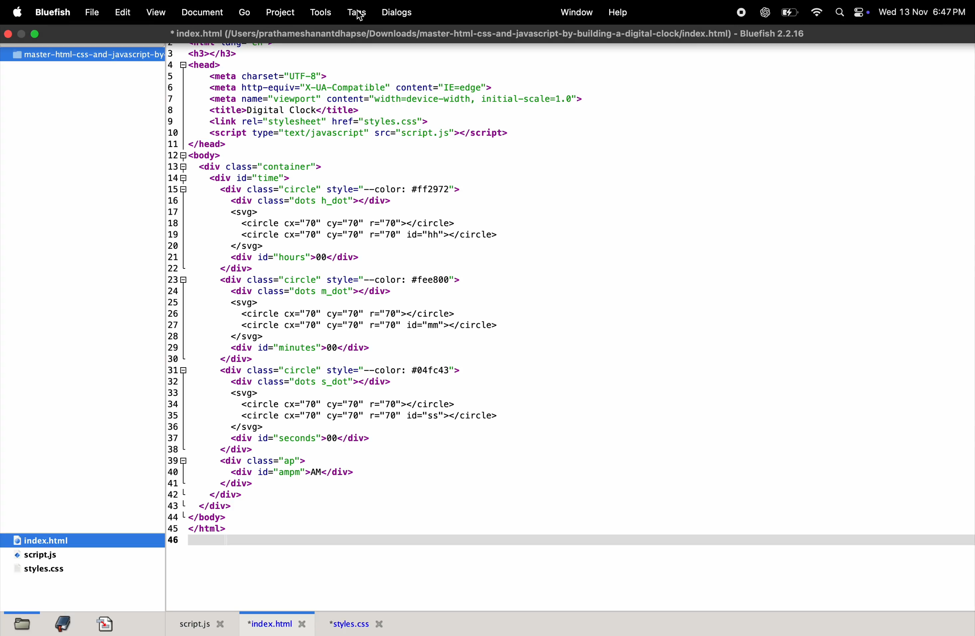  Describe the element at coordinates (111, 623) in the screenshot. I see `Snippets` at that location.